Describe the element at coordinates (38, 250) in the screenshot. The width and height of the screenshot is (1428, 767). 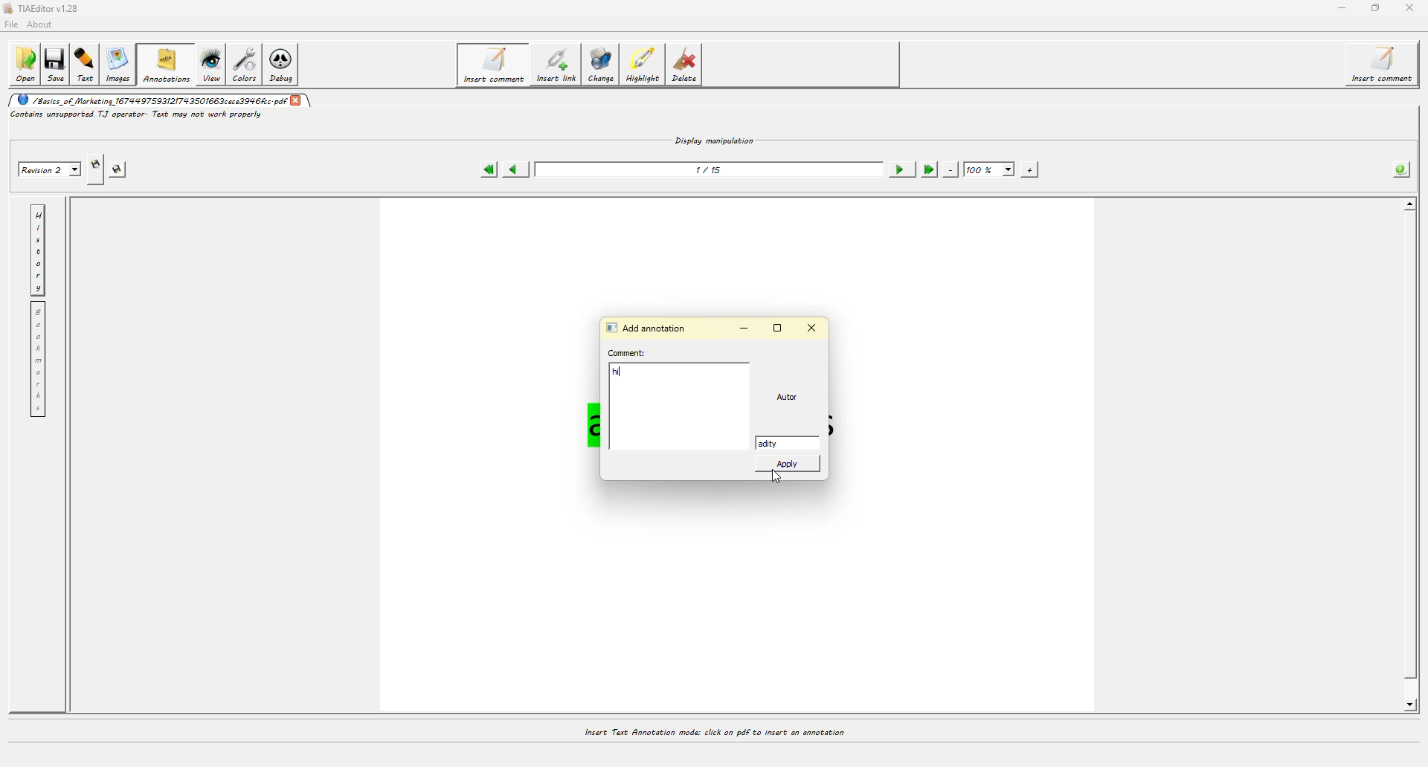
I see `history` at that location.